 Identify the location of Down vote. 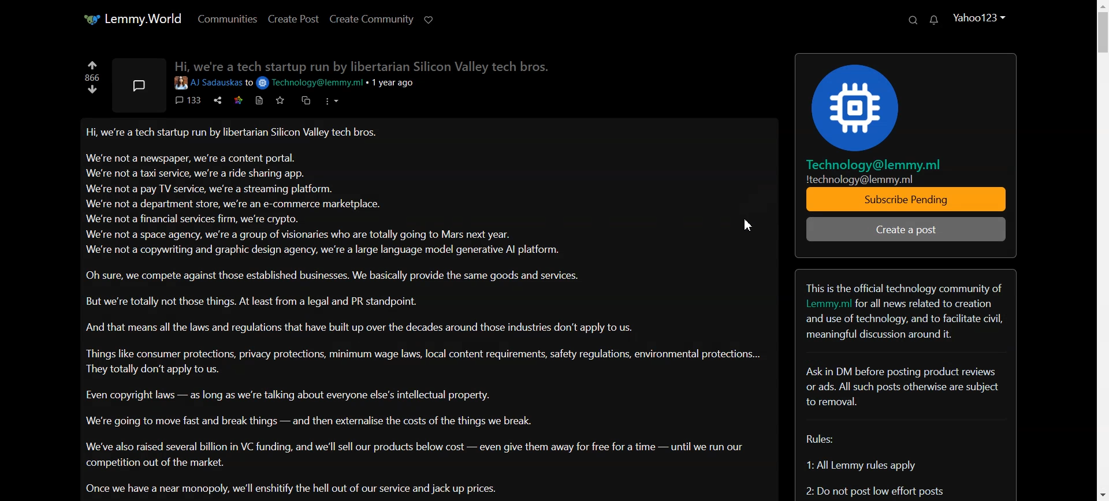
(93, 89).